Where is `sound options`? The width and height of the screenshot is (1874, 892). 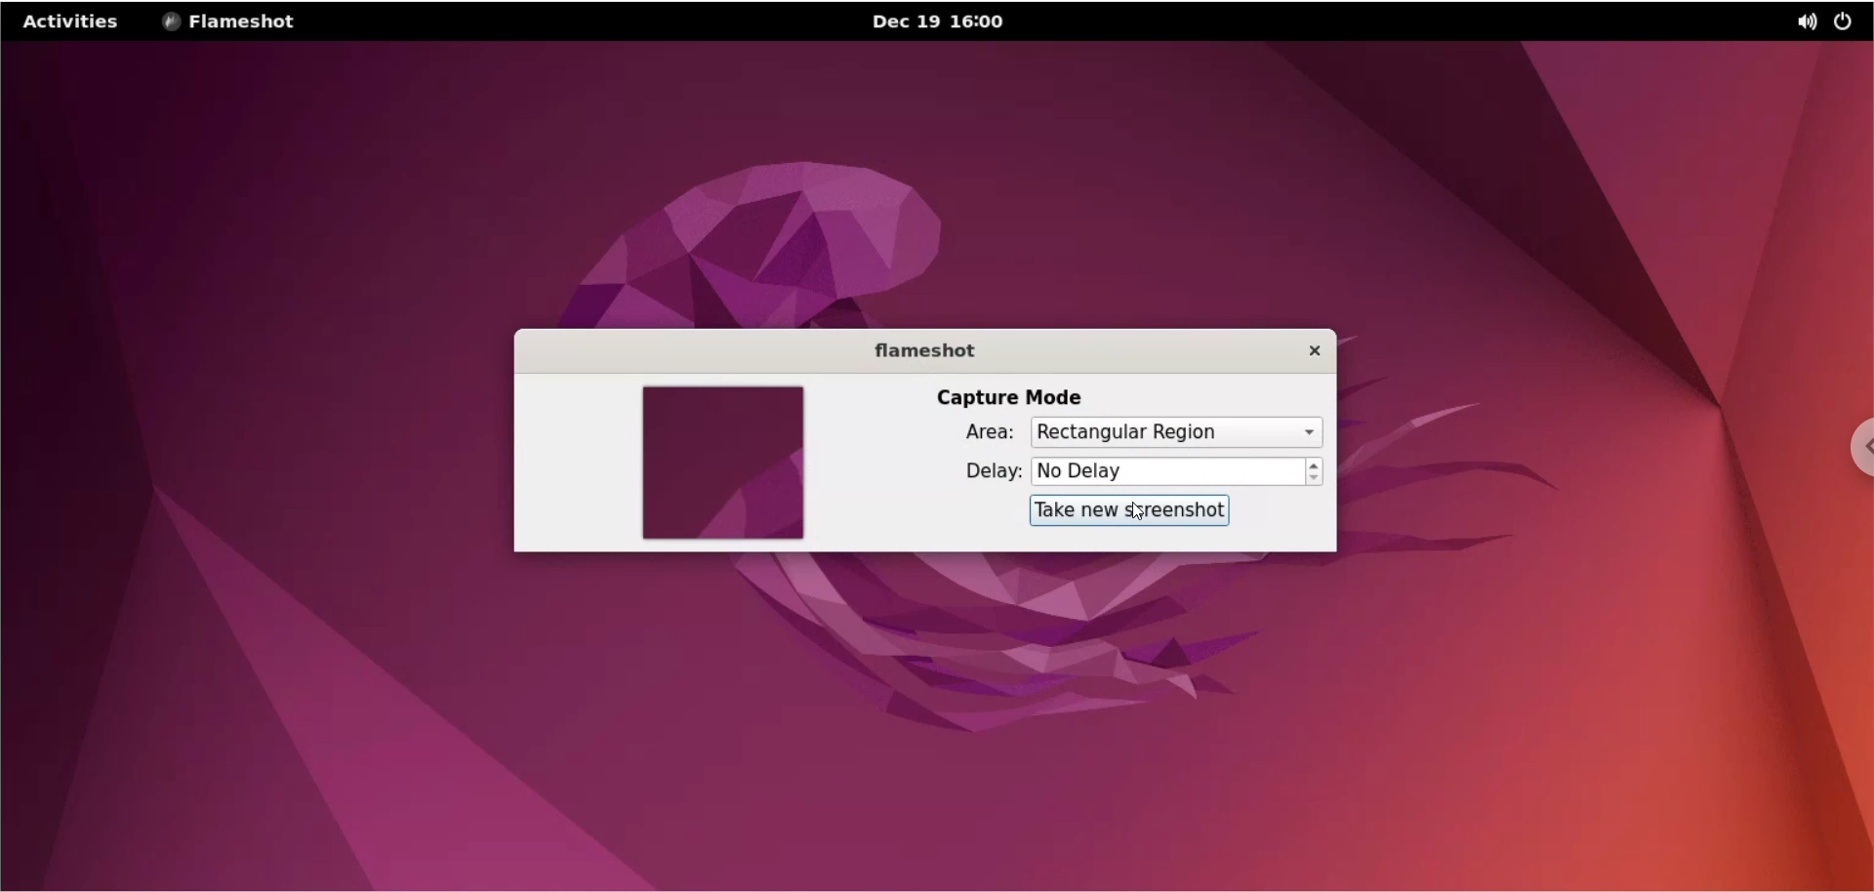
sound options is located at coordinates (1805, 23).